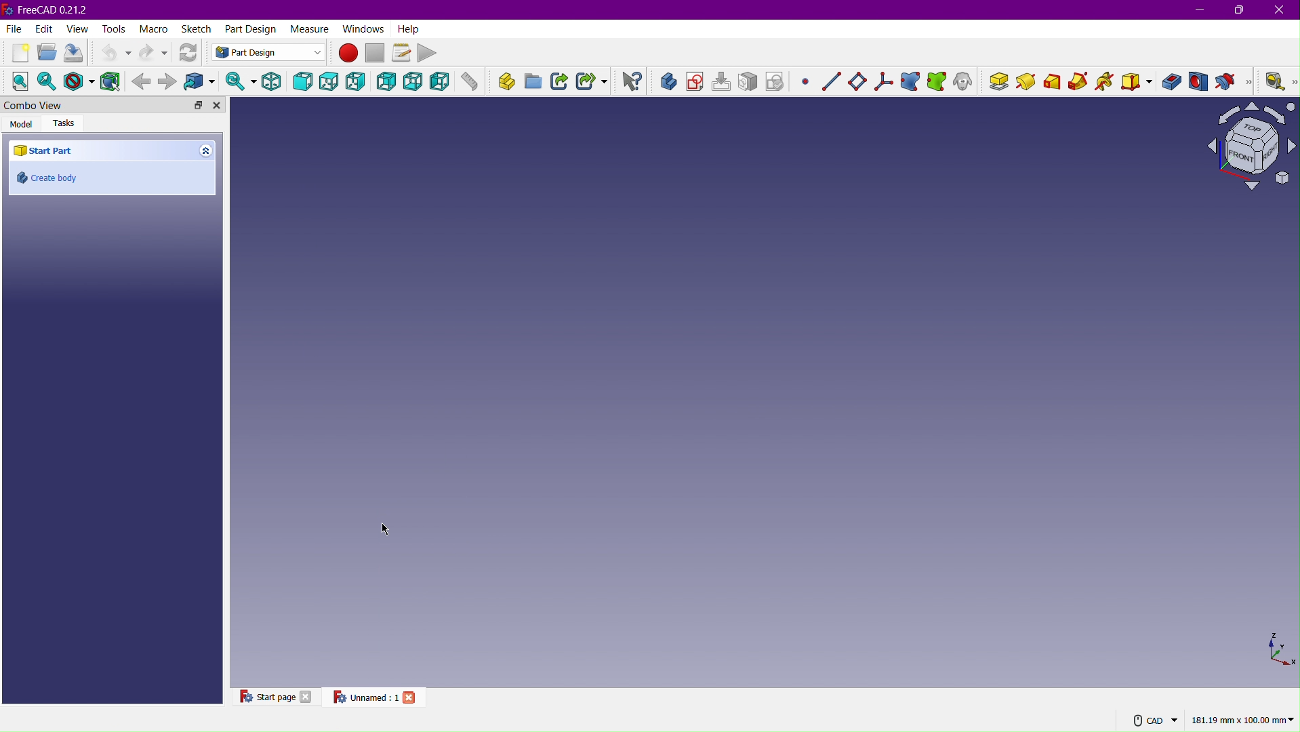 Image resolution: width=1300 pixels, height=732 pixels. Describe the element at coordinates (54, 106) in the screenshot. I see `Combo View` at that location.